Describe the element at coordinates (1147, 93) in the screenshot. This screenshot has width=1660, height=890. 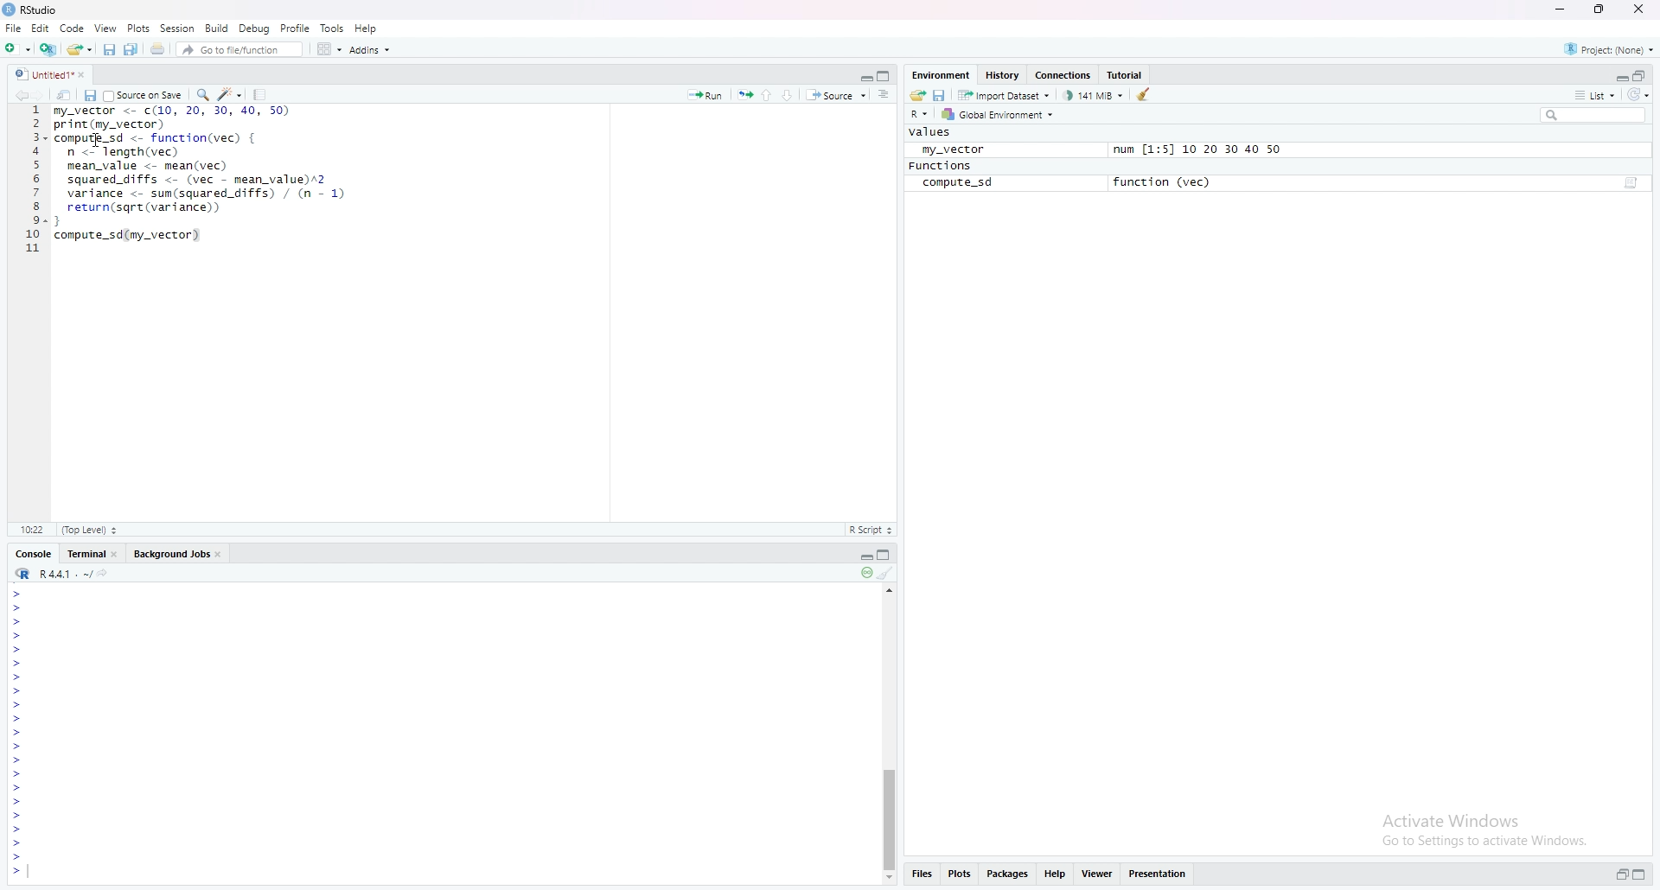
I see `Clear objects from the workspace` at that location.